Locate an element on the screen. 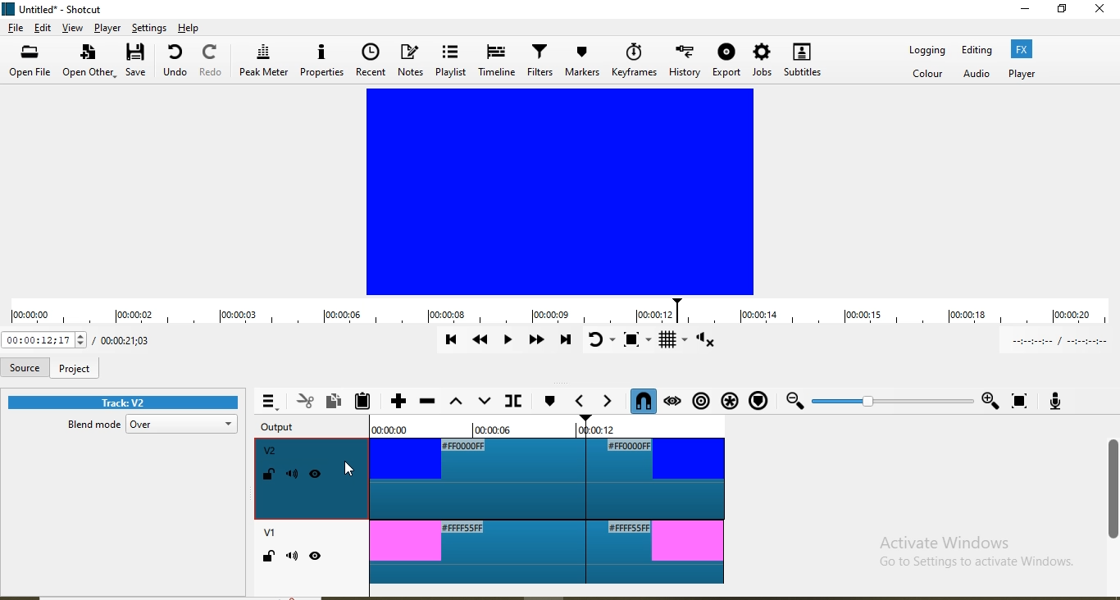 The height and width of the screenshot is (600, 1120). Append is located at coordinates (398, 401).